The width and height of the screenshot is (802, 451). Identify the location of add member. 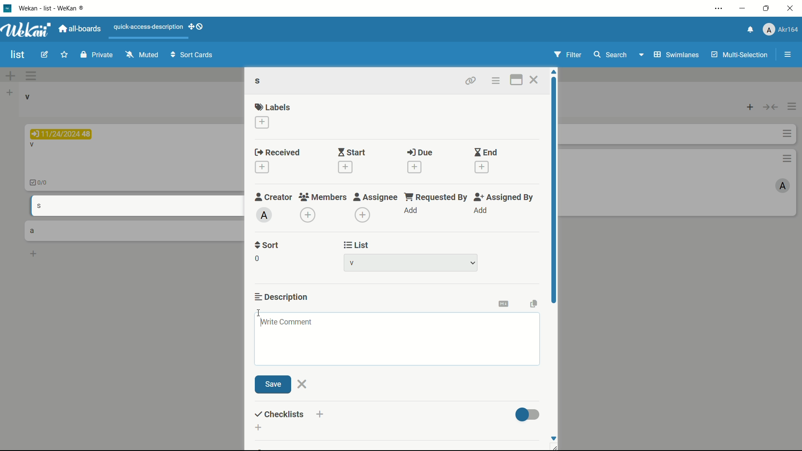
(307, 215).